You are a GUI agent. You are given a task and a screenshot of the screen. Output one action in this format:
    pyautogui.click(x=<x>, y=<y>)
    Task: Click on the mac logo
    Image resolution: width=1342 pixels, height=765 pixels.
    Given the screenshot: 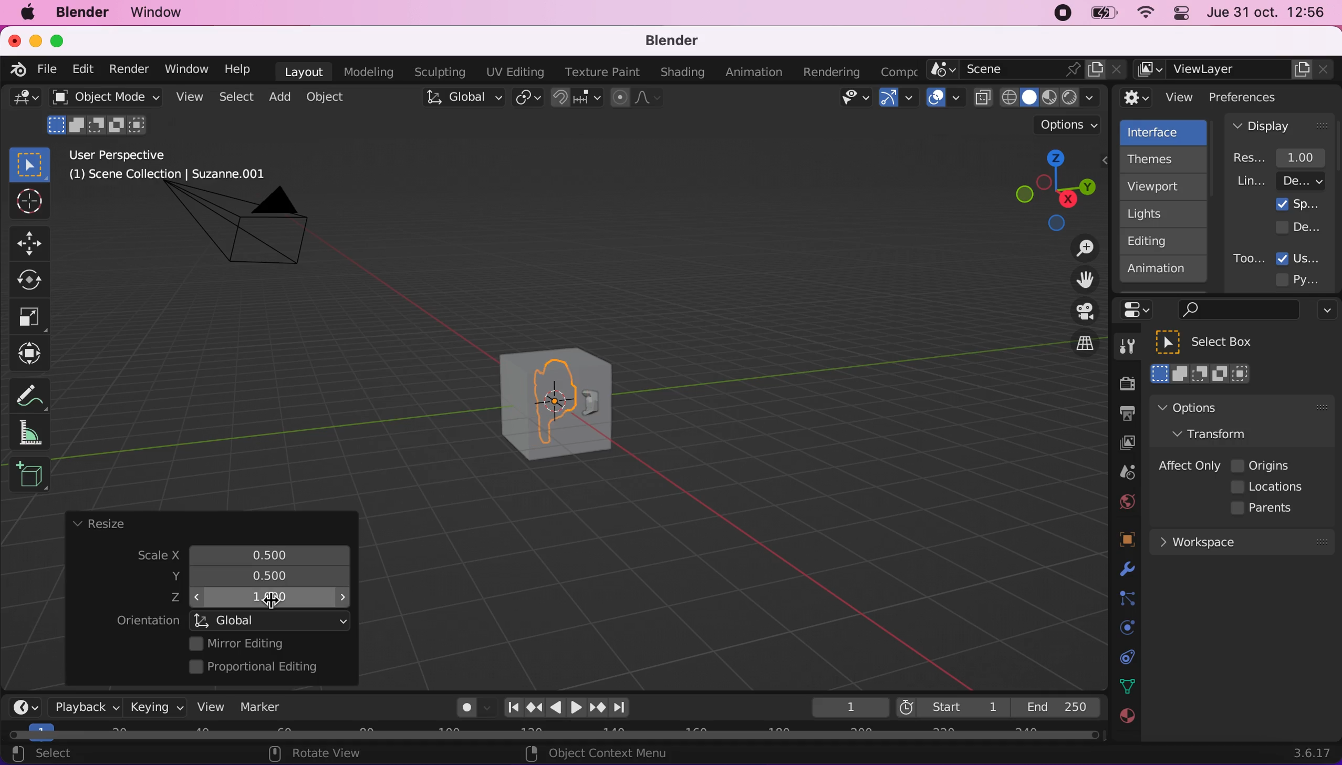 What is the action you would take?
    pyautogui.click(x=27, y=14)
    